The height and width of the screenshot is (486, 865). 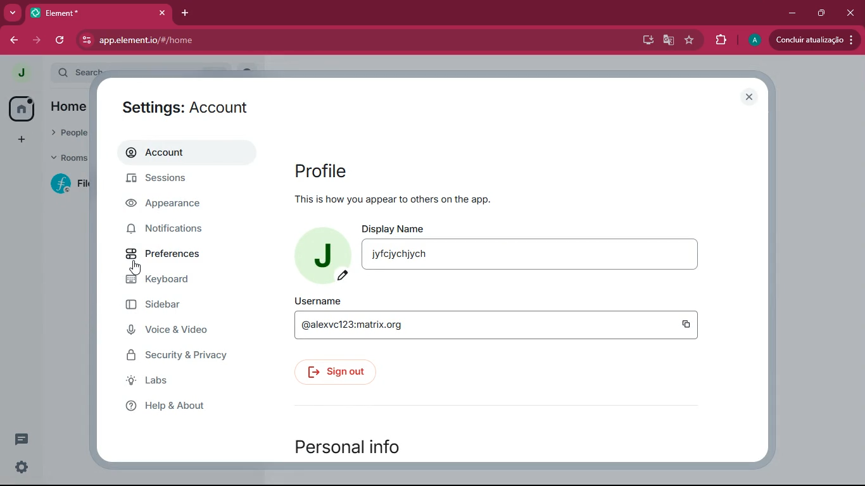 What do you see at coordinates (20, 139) in the screenshot?
I see `add` at bounding box center [20, 139].